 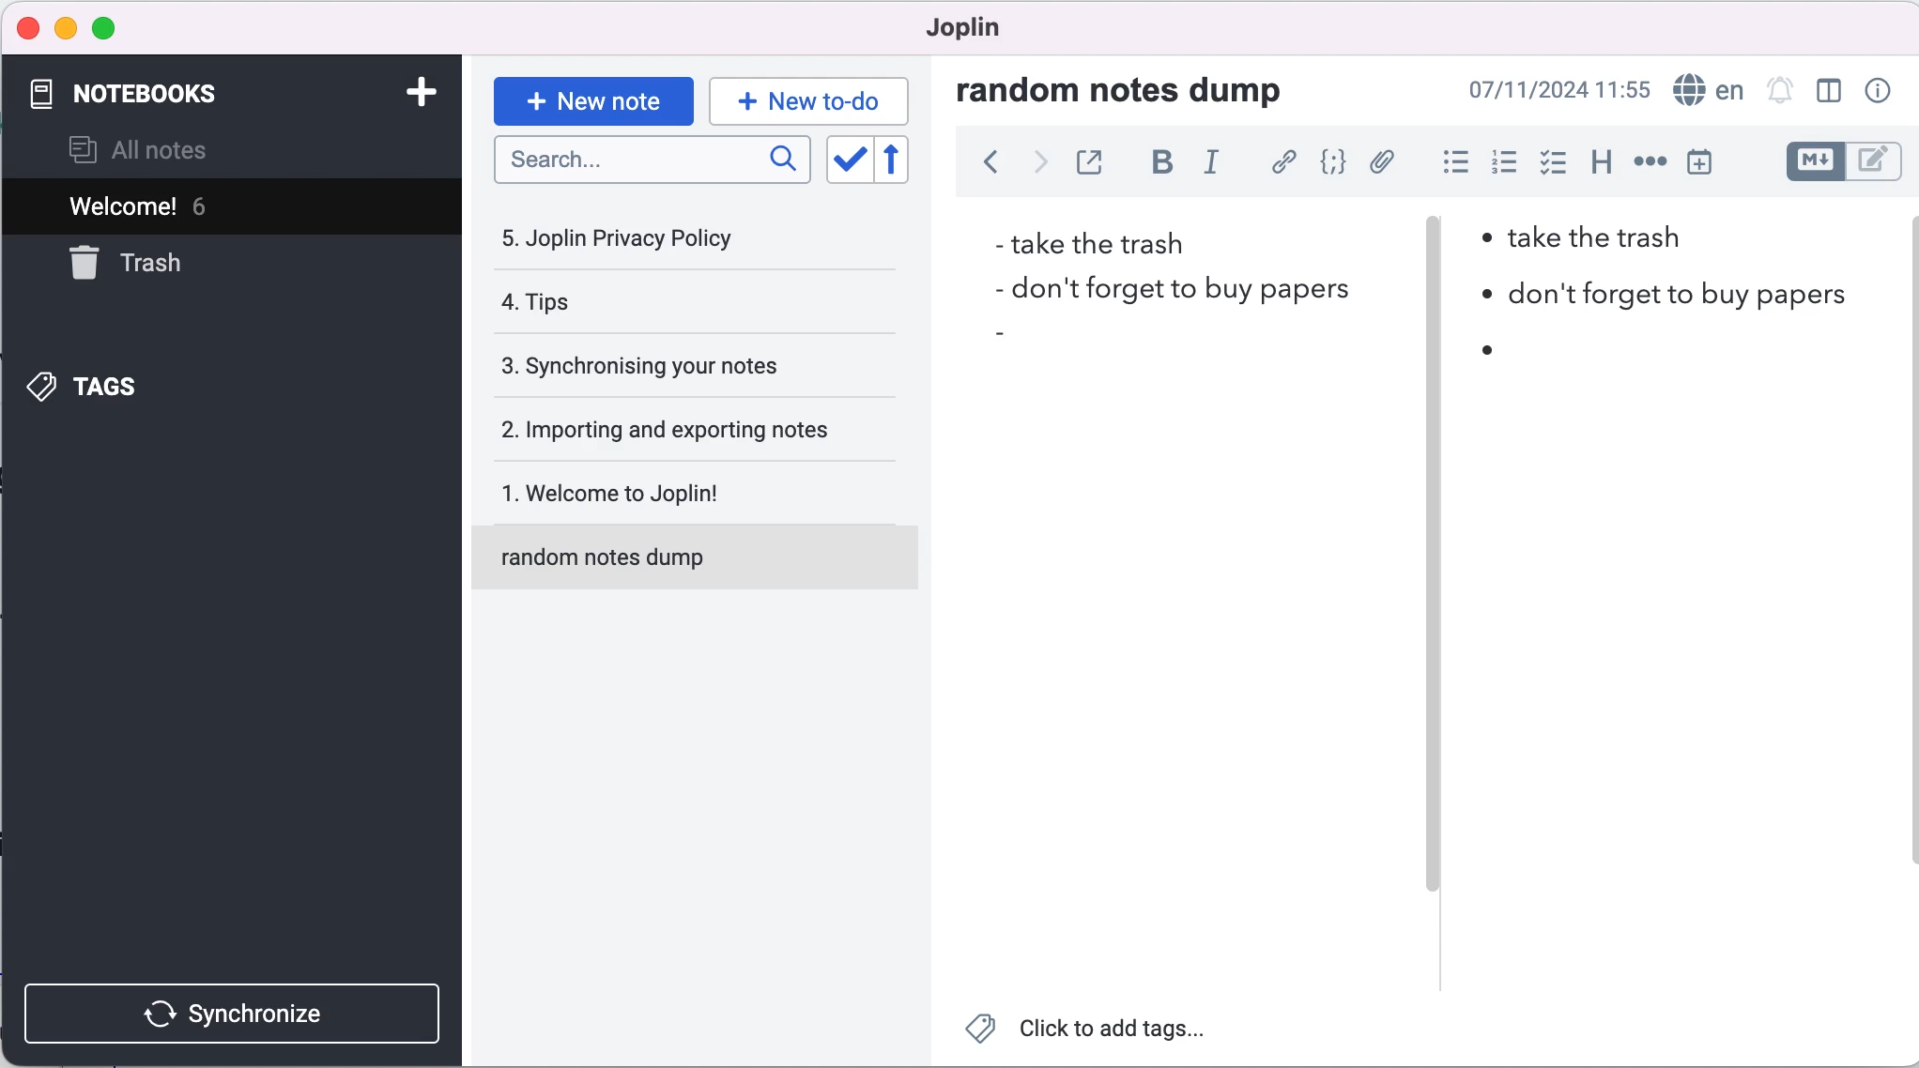 I want to click on back, so click(x=981, y=168).